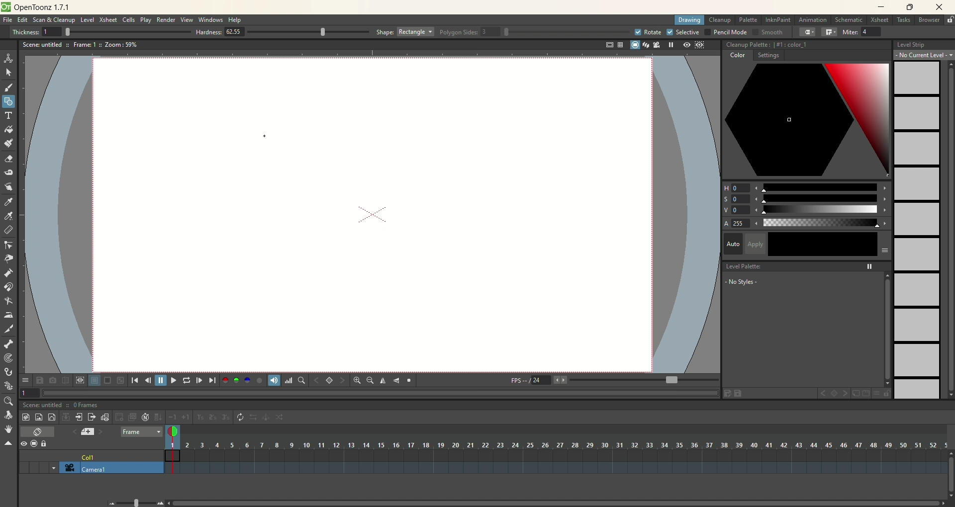 The height and width of the screenshot is (507, 955). Describe the element at coordinates (7, 386) in the screenshot. I see `plastic` at that location.